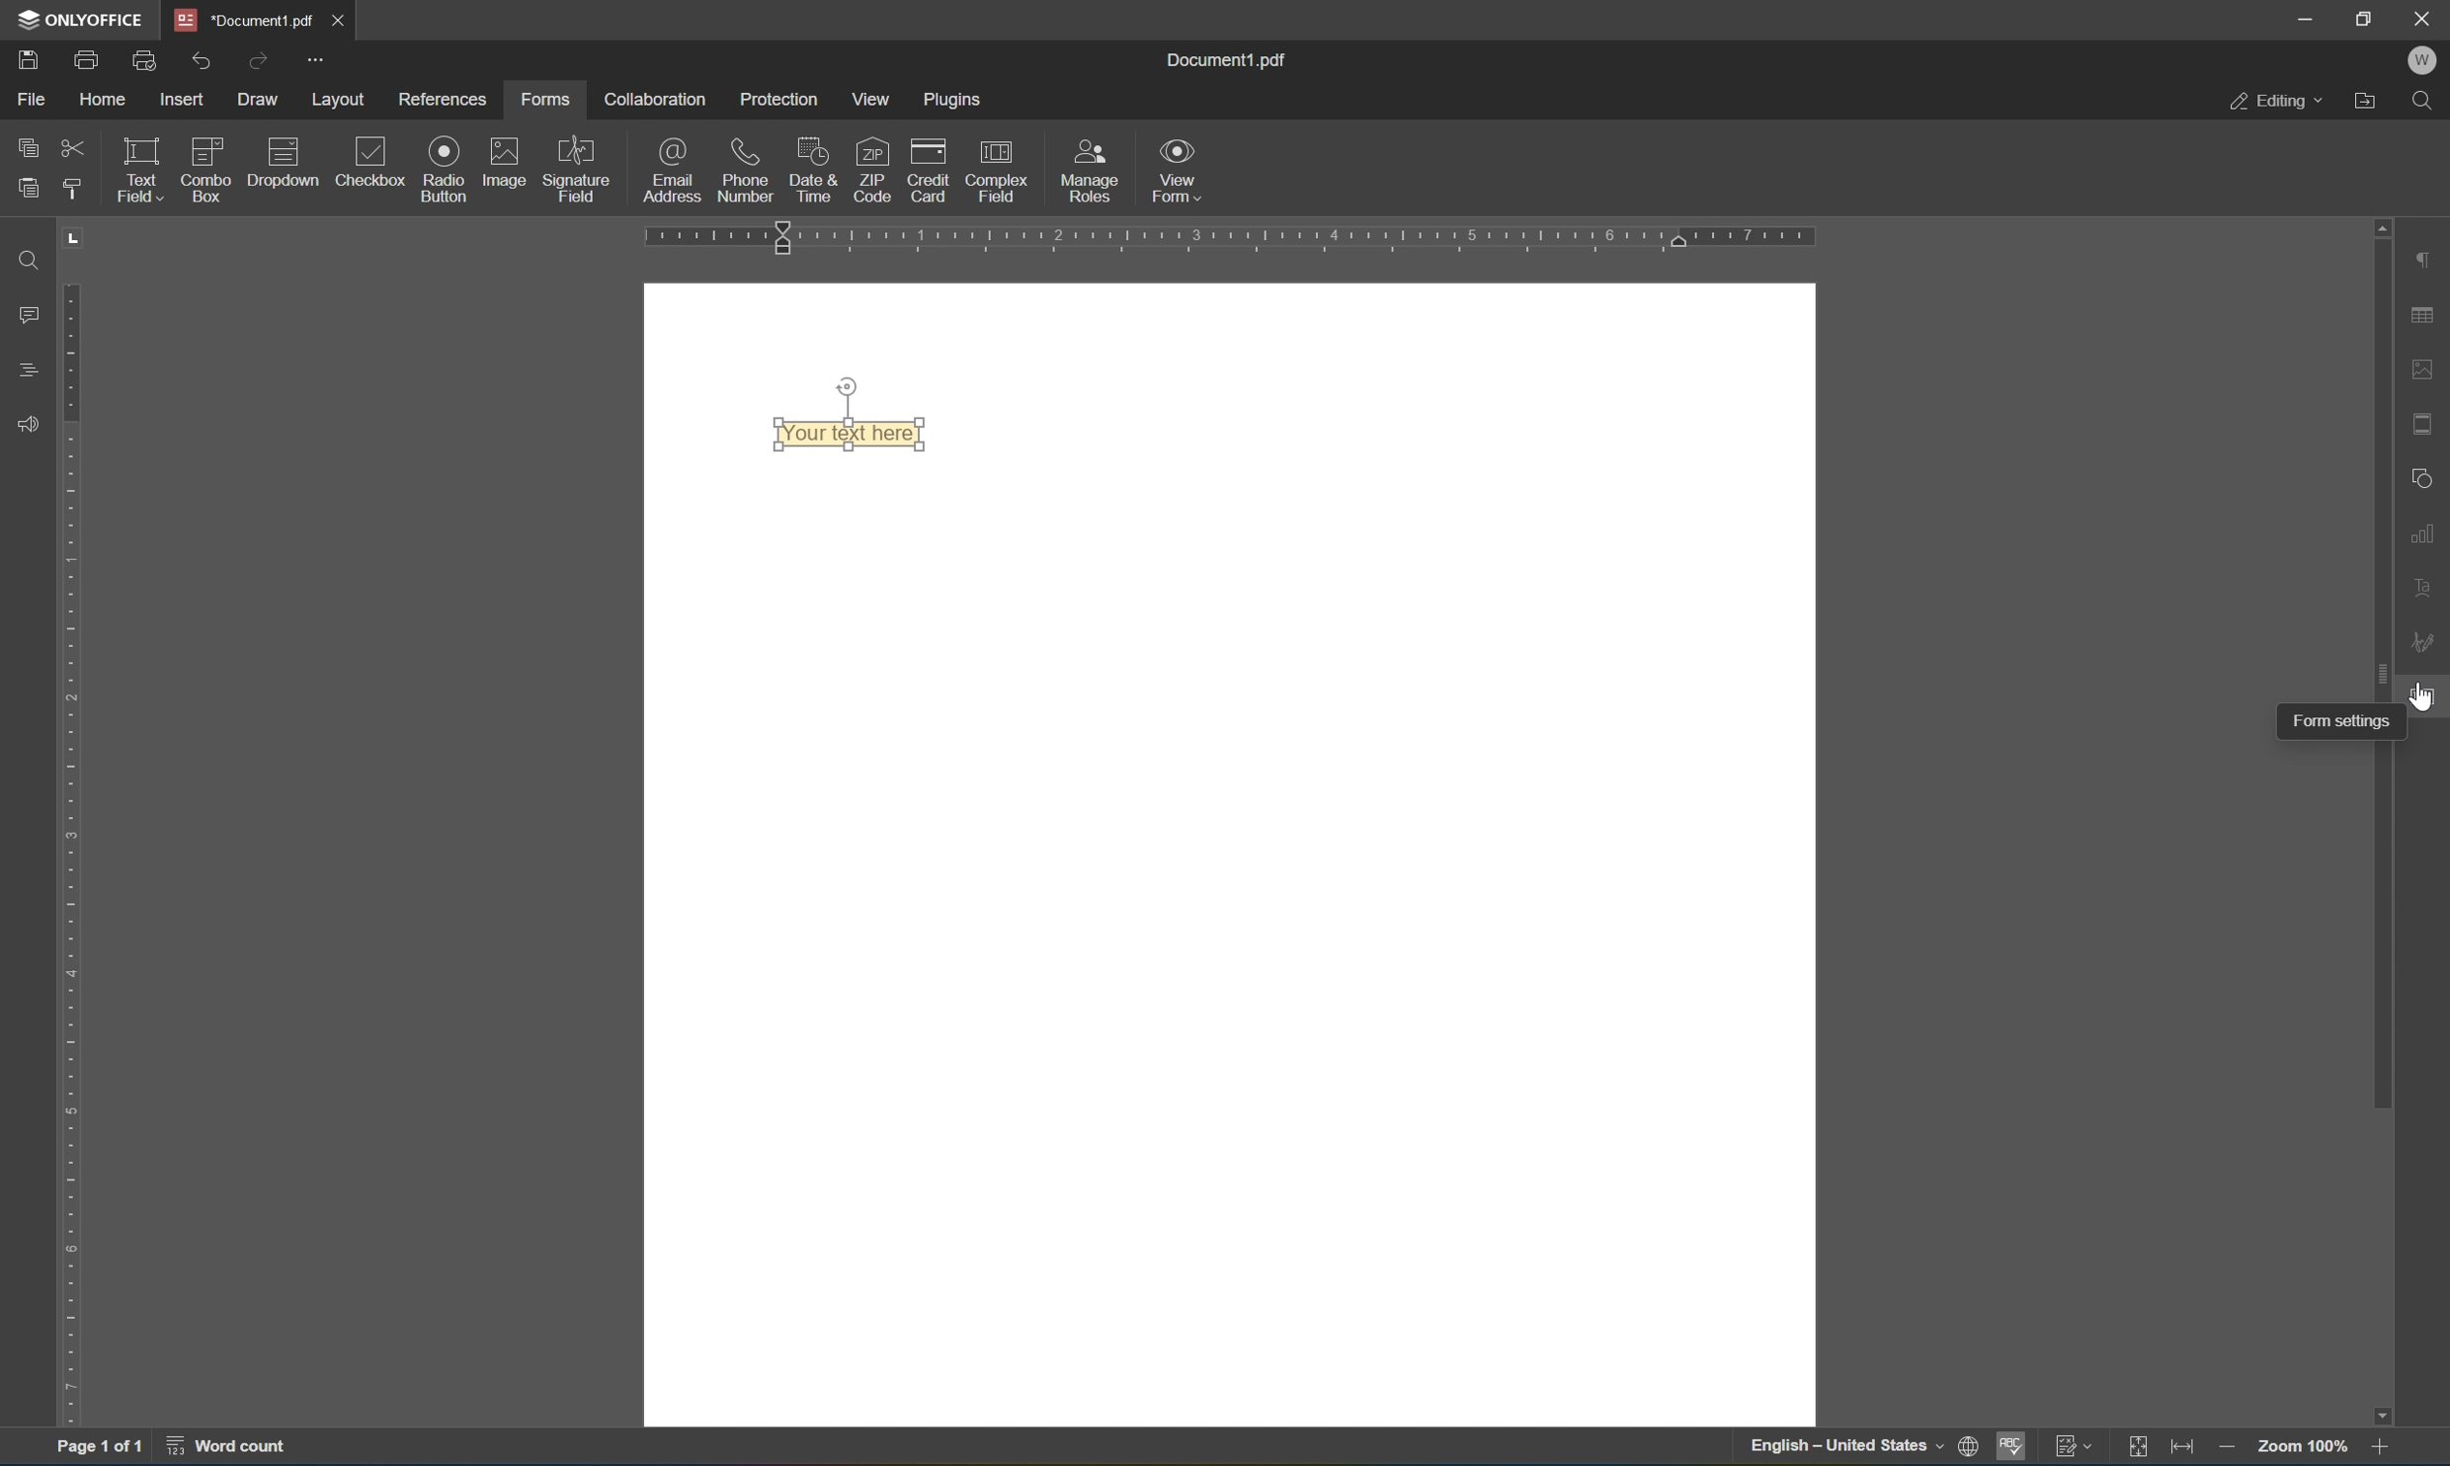 The height and width of the screenshot is (1466, 2450). Describe the element at coordinates (1850, 1448) in the screenshot. I see `english - united states` at that location.